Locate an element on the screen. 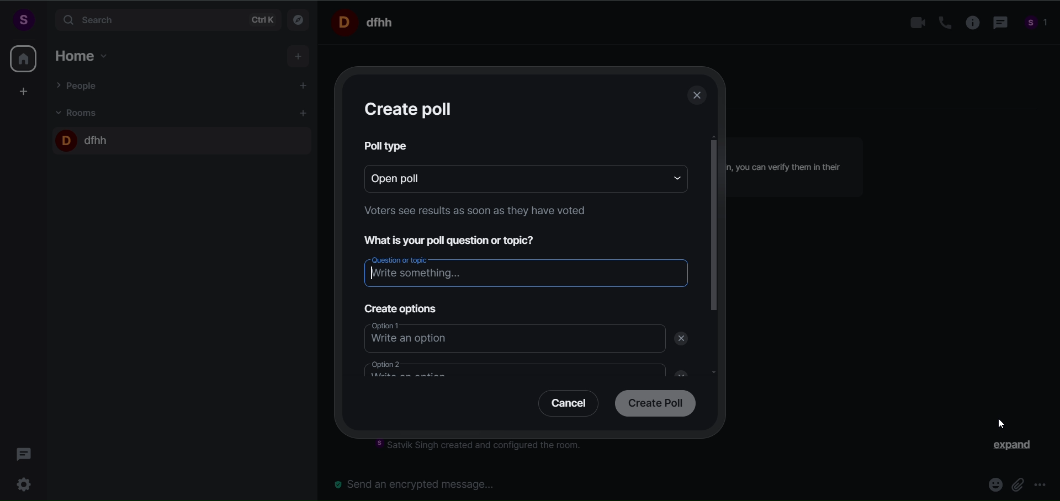 This screenshot has width=1060, height=501. add room is located at coordinates (305, 113).